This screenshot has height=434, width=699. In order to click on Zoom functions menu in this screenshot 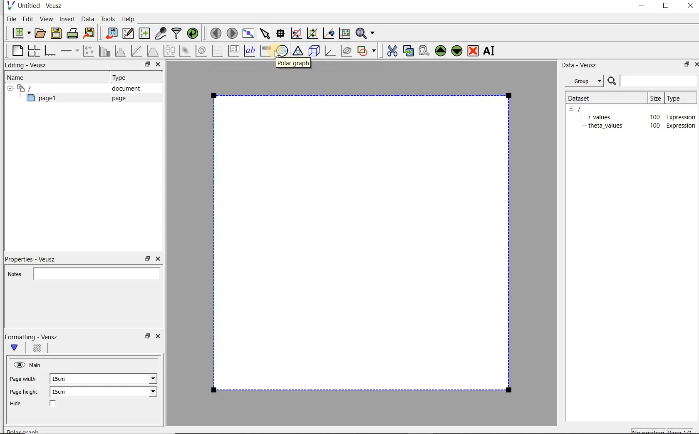, I will do `click(366, 31)`.